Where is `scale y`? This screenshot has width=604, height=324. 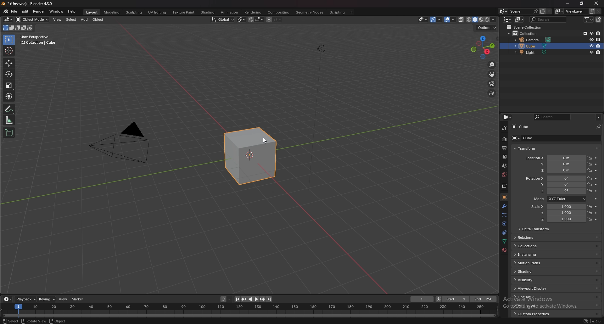
scale y is located at coordinates (558, 213).